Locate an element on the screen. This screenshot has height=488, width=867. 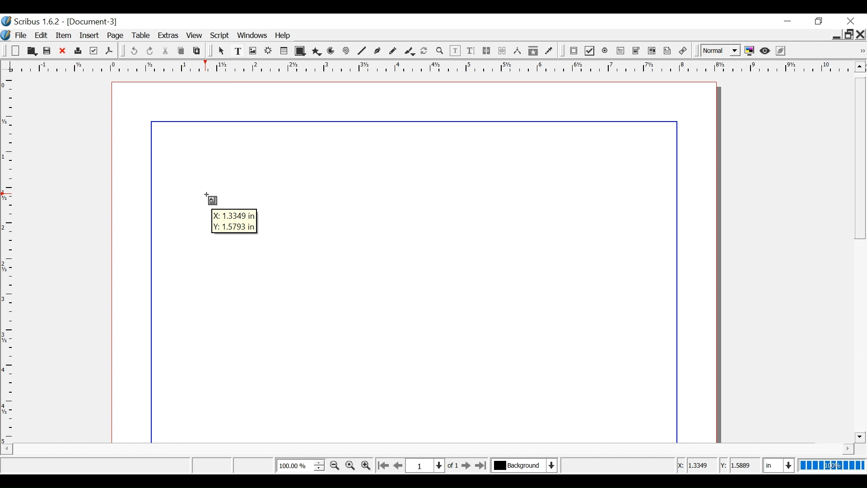
Preview mode is located at coordinates (766, 51).